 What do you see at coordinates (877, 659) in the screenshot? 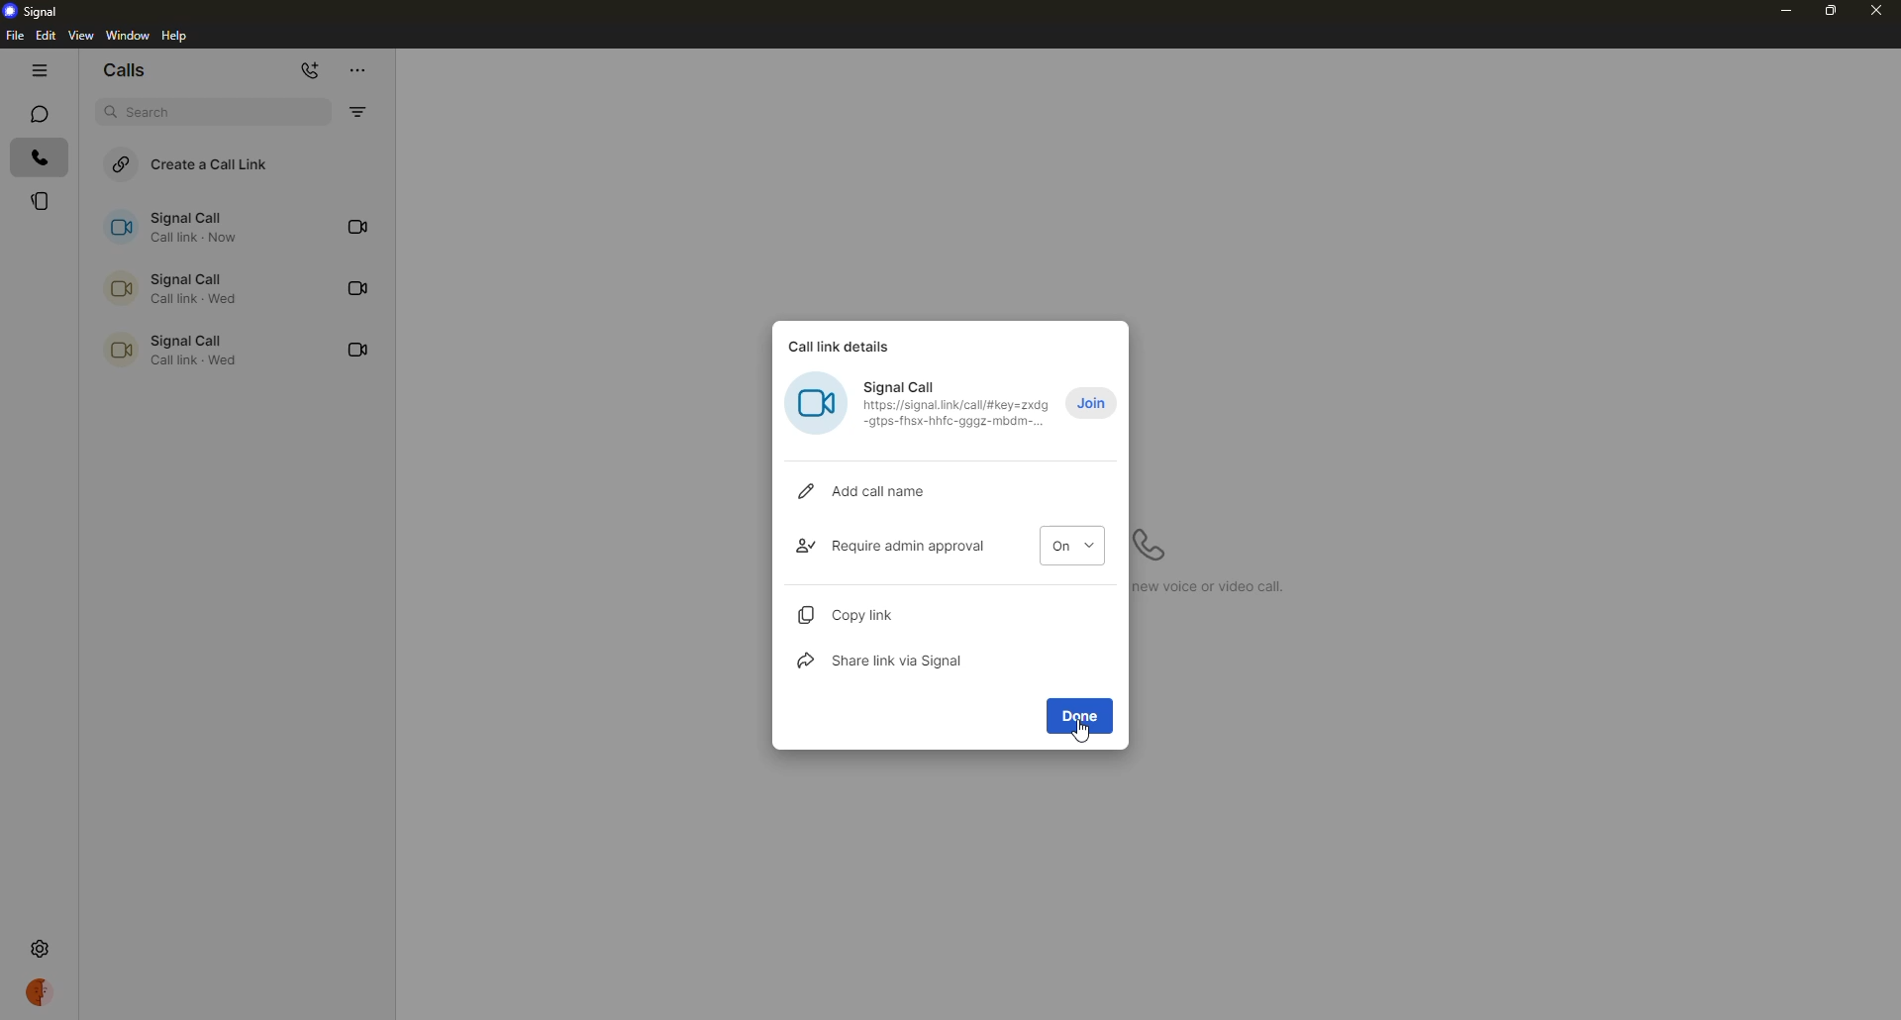
I see `share link via signal` at bounding box center [877, 659].